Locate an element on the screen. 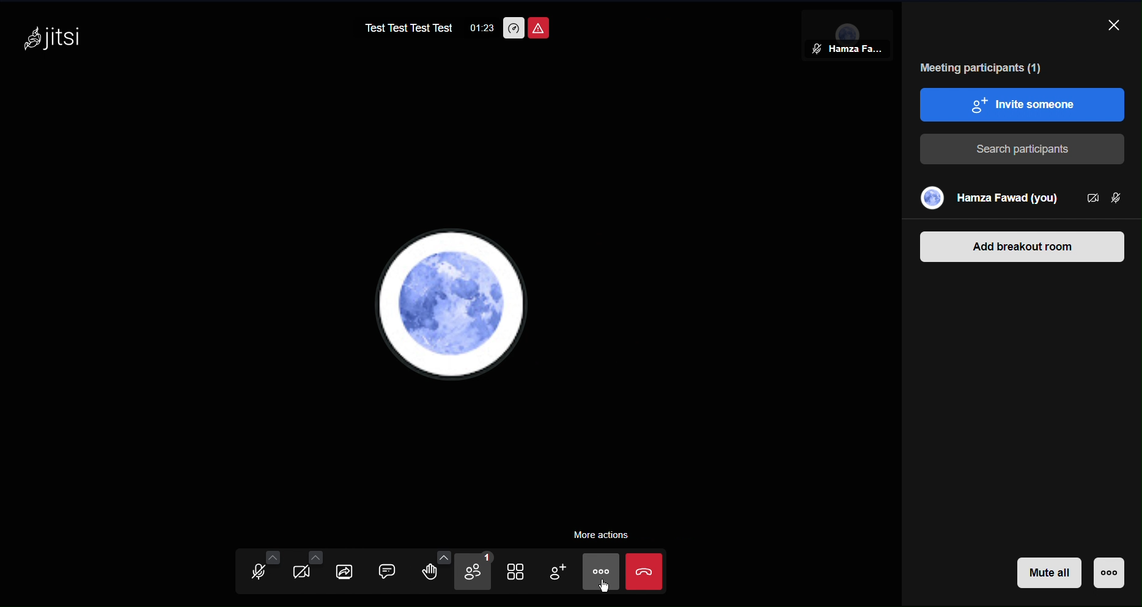 The width and height of the screenshot is (1142, 607). Timer is located at coordinates (480, 27).